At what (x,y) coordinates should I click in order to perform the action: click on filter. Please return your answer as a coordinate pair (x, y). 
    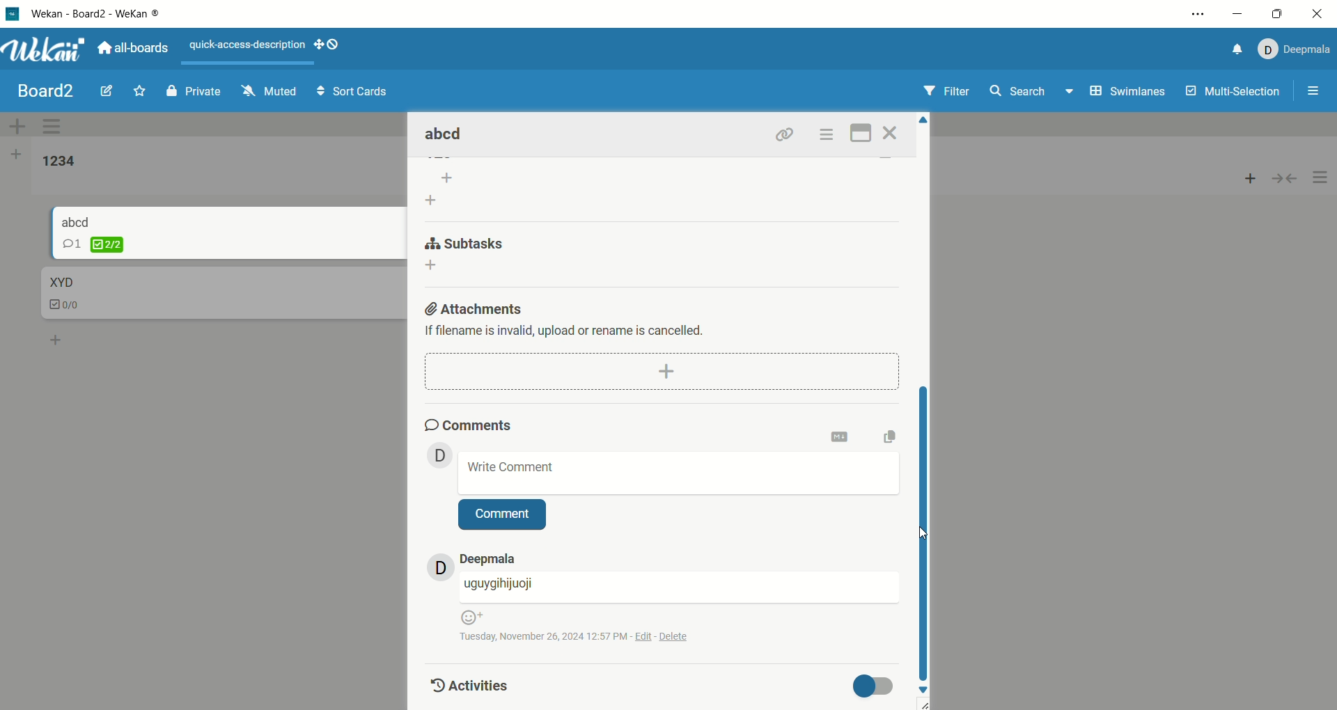
    Looking at the image, I should click on (948, 90).